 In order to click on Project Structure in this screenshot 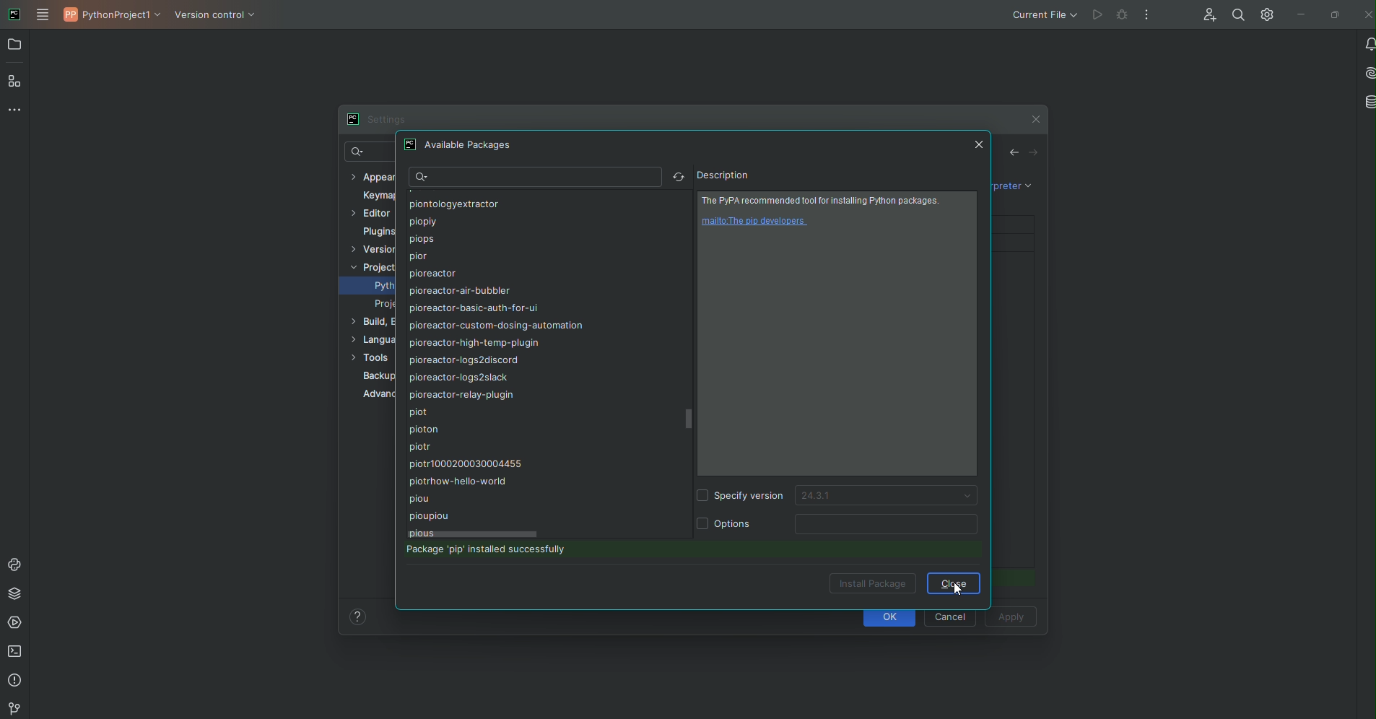, I will do `click(383, 306)`.